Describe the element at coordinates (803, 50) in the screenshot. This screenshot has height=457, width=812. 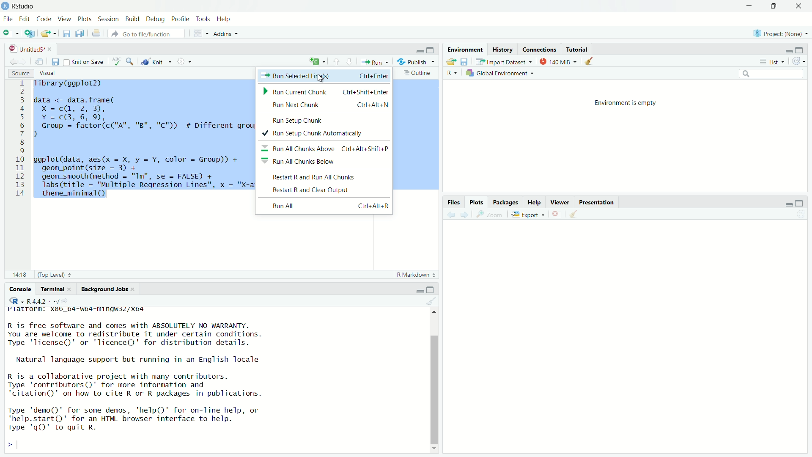
I see `maximise` at that location.